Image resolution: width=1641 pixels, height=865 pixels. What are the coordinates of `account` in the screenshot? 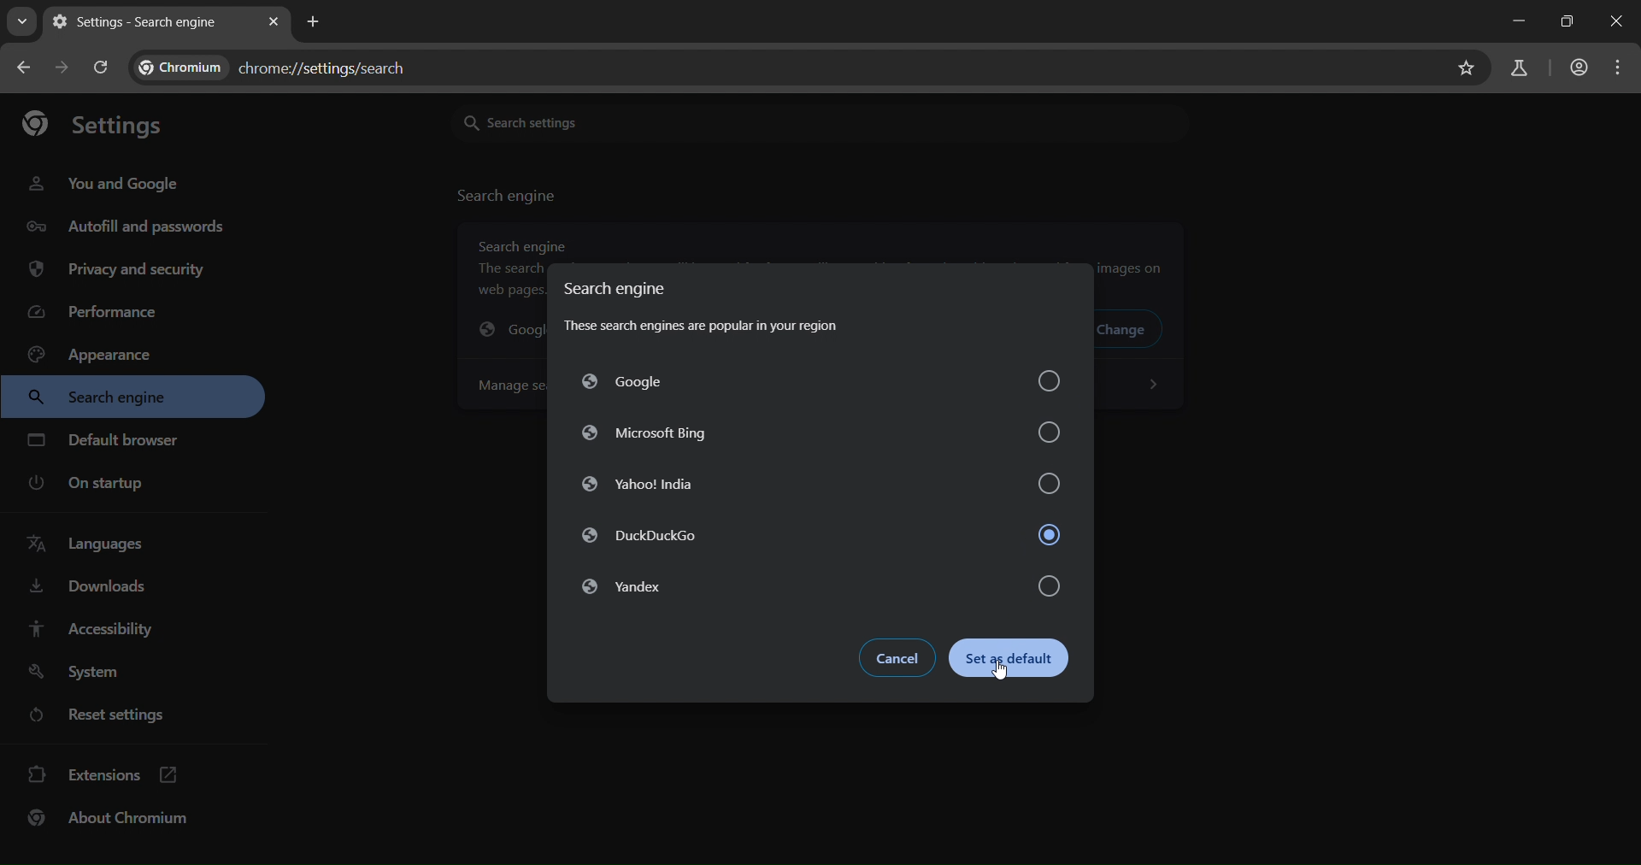 It's located at (1579, 70).